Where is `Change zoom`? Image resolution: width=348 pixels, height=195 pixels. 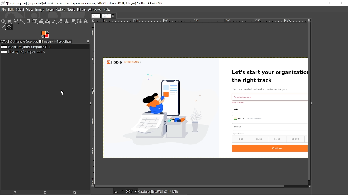
Change zoom is located at coordinates (136, 191).